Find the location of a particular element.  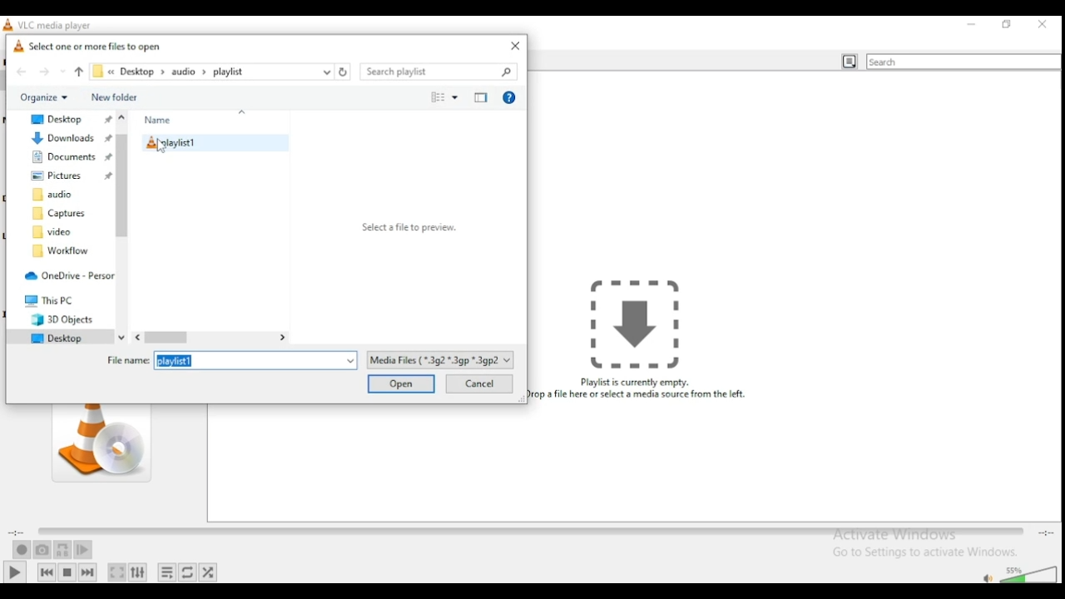

forward is located at coordinates (45, 72).